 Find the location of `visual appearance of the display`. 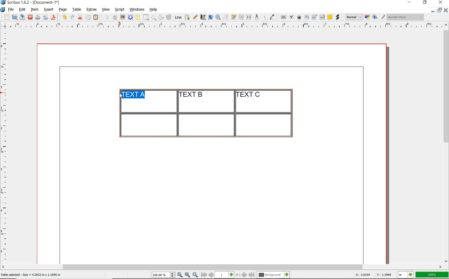

visual appearance of the display is located at coordinates (406, 17).